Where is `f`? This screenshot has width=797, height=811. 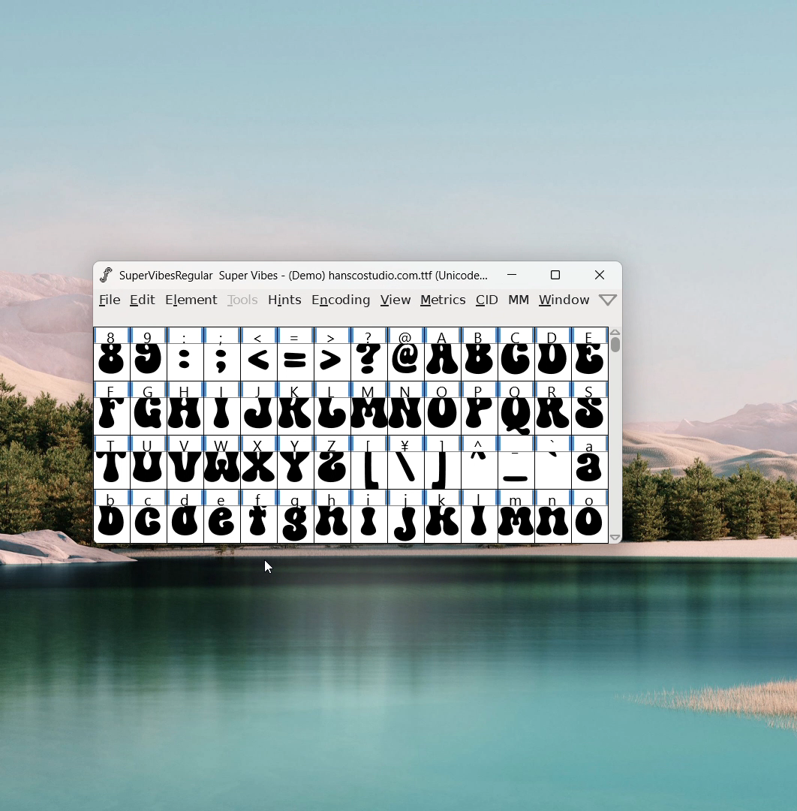
f is located at coordinates (259, 517).